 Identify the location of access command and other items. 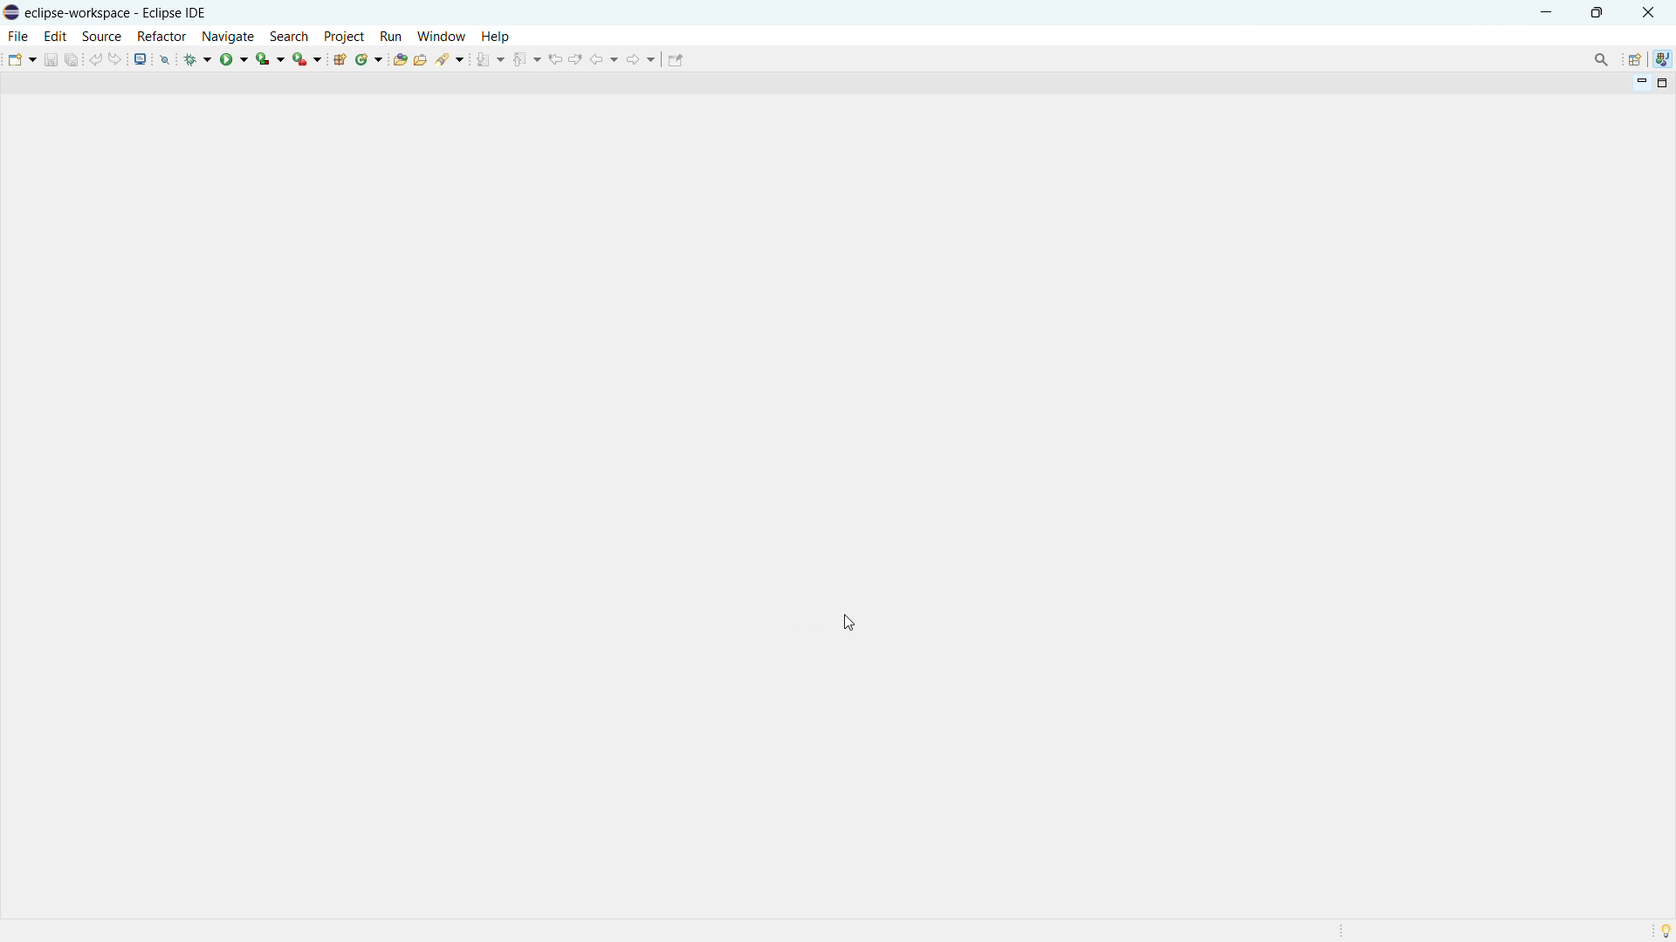
(1601, 58).